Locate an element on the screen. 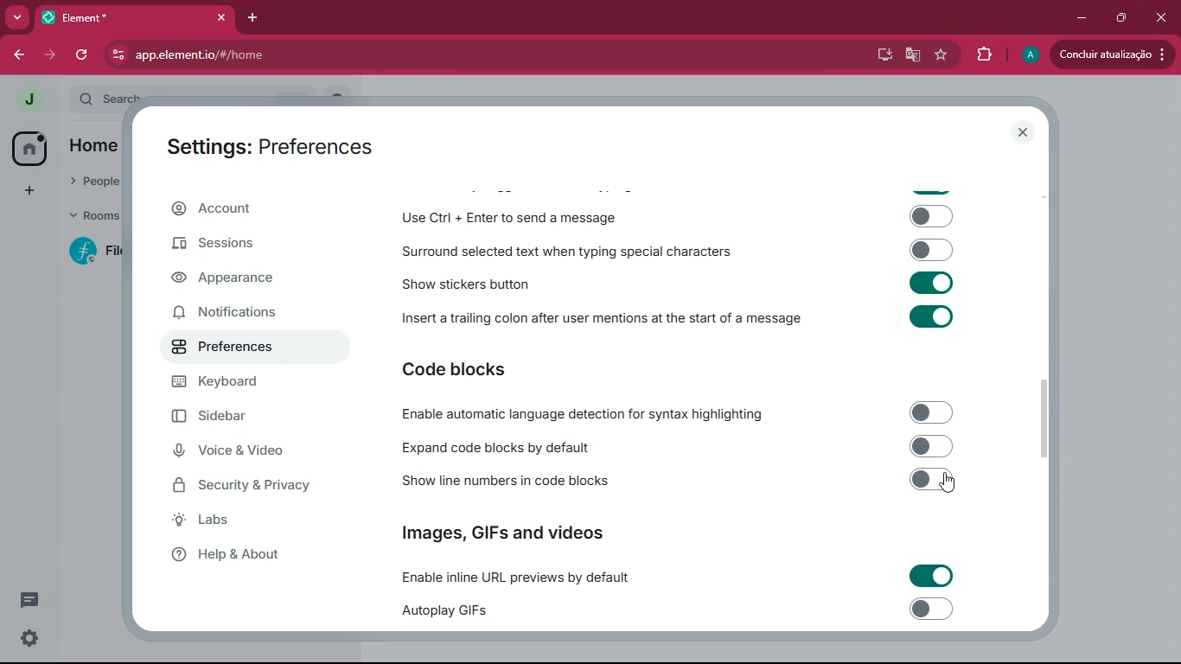 The height and width of the screenshot is (664, 1181). favourite is located at coordinates (942, 55).